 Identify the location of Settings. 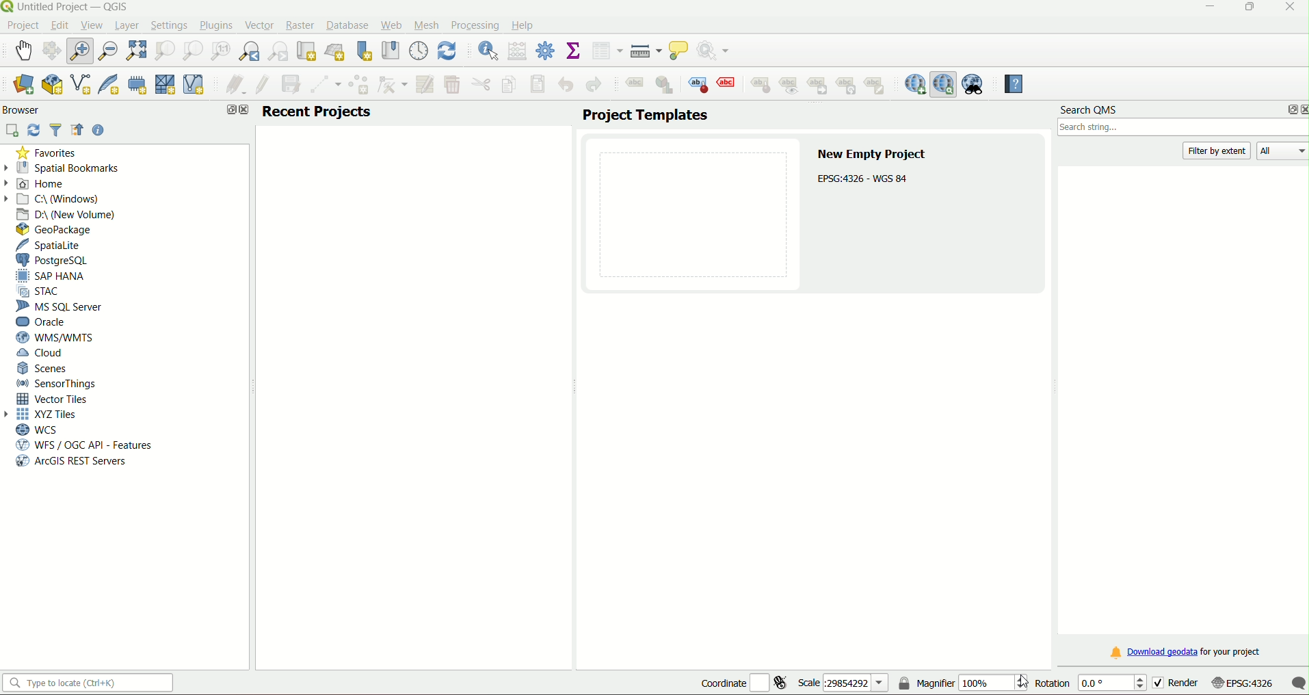
(169, 25).